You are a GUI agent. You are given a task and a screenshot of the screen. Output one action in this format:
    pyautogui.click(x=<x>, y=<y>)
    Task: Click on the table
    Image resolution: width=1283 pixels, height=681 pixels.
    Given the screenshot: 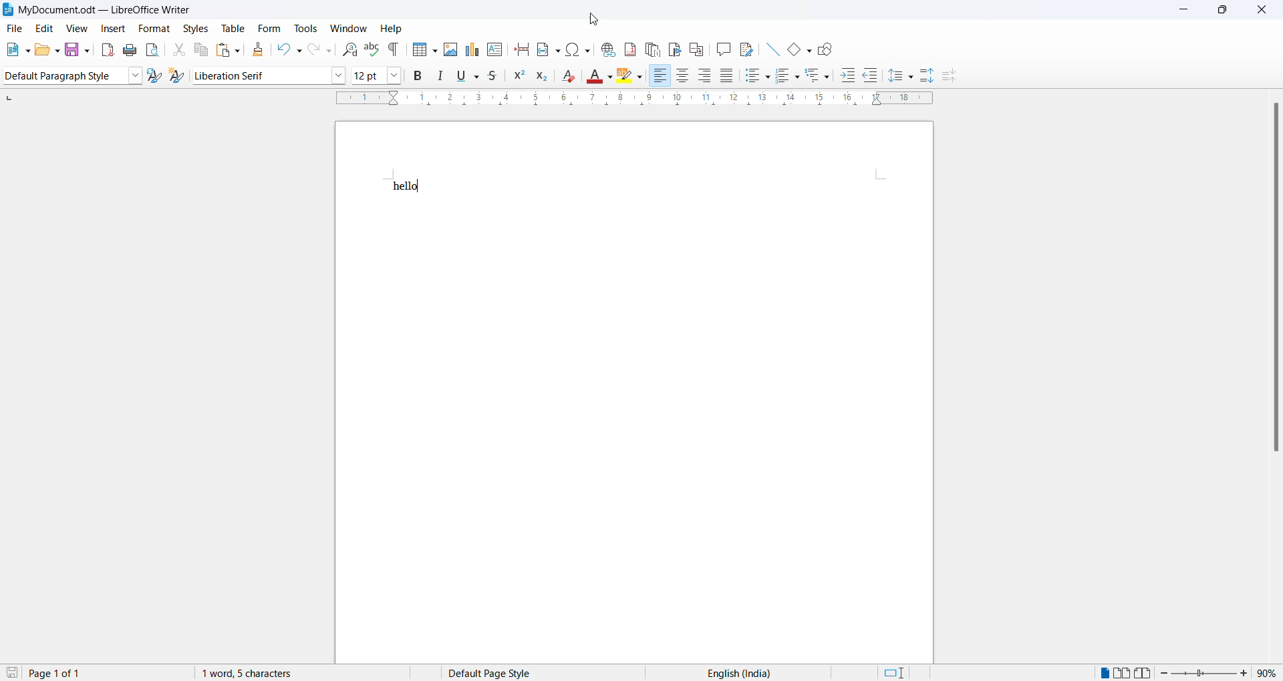 What is the action you would take?
    pyautogui.click(x=231, y=28)
    